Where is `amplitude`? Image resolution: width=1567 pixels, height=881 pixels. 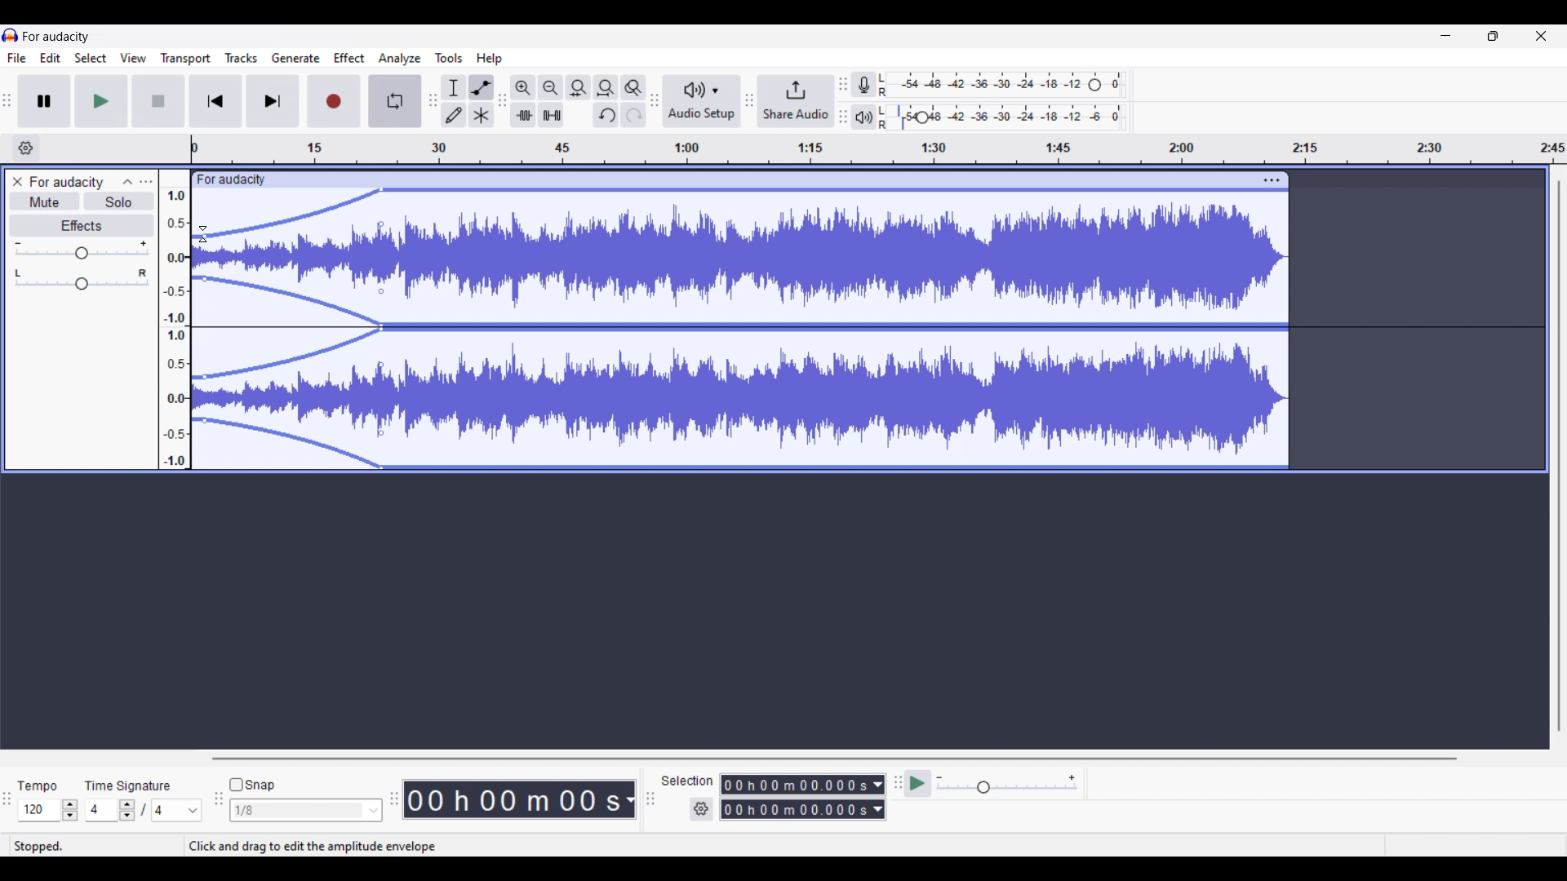 amplitude is located at coordinates (175, 328).